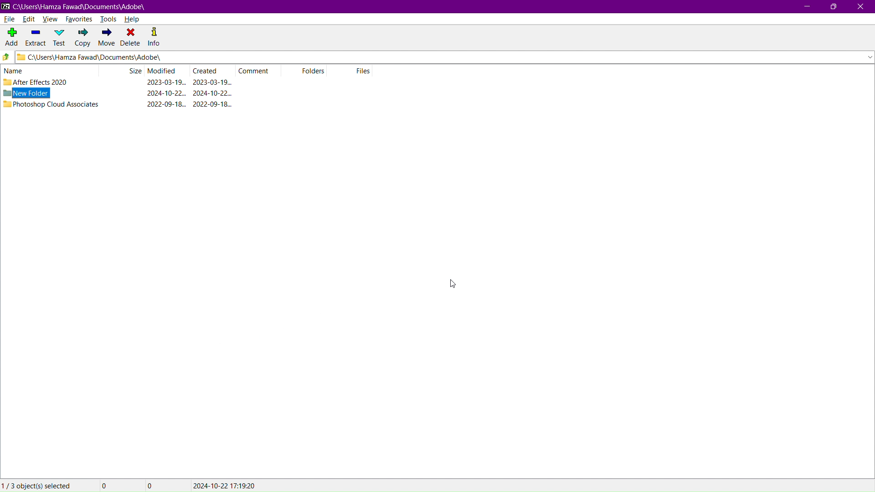  What do you see at coordinates (50, 18) in the screenshot?
I see `View` at bounding box center [50, 18].